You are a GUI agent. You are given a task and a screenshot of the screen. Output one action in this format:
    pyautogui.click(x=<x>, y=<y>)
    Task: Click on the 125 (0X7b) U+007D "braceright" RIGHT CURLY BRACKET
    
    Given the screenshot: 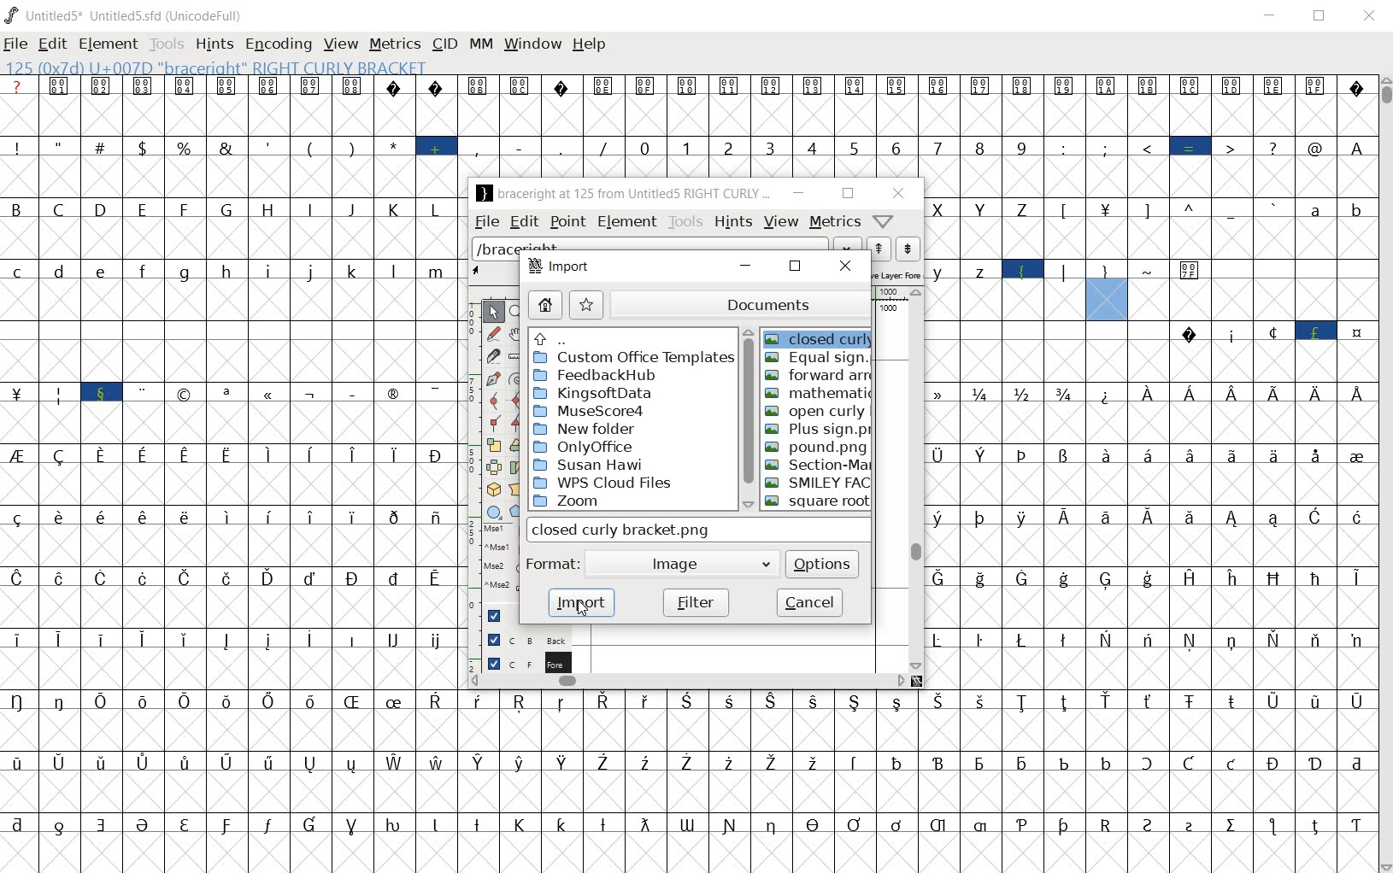 What is the action you would take?
    pyautogui.click(x=213, y=67)
    